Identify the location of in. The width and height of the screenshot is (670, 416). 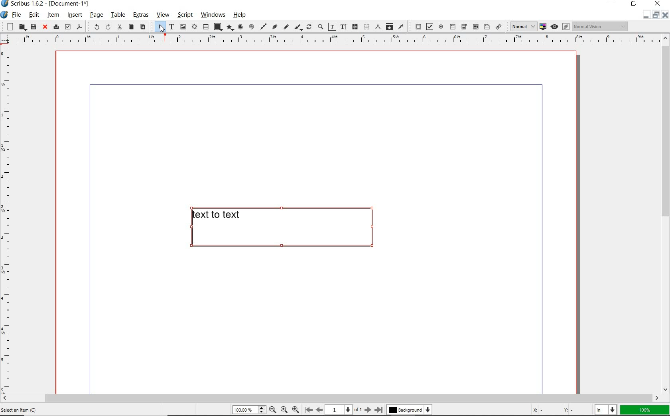
(607, 409).